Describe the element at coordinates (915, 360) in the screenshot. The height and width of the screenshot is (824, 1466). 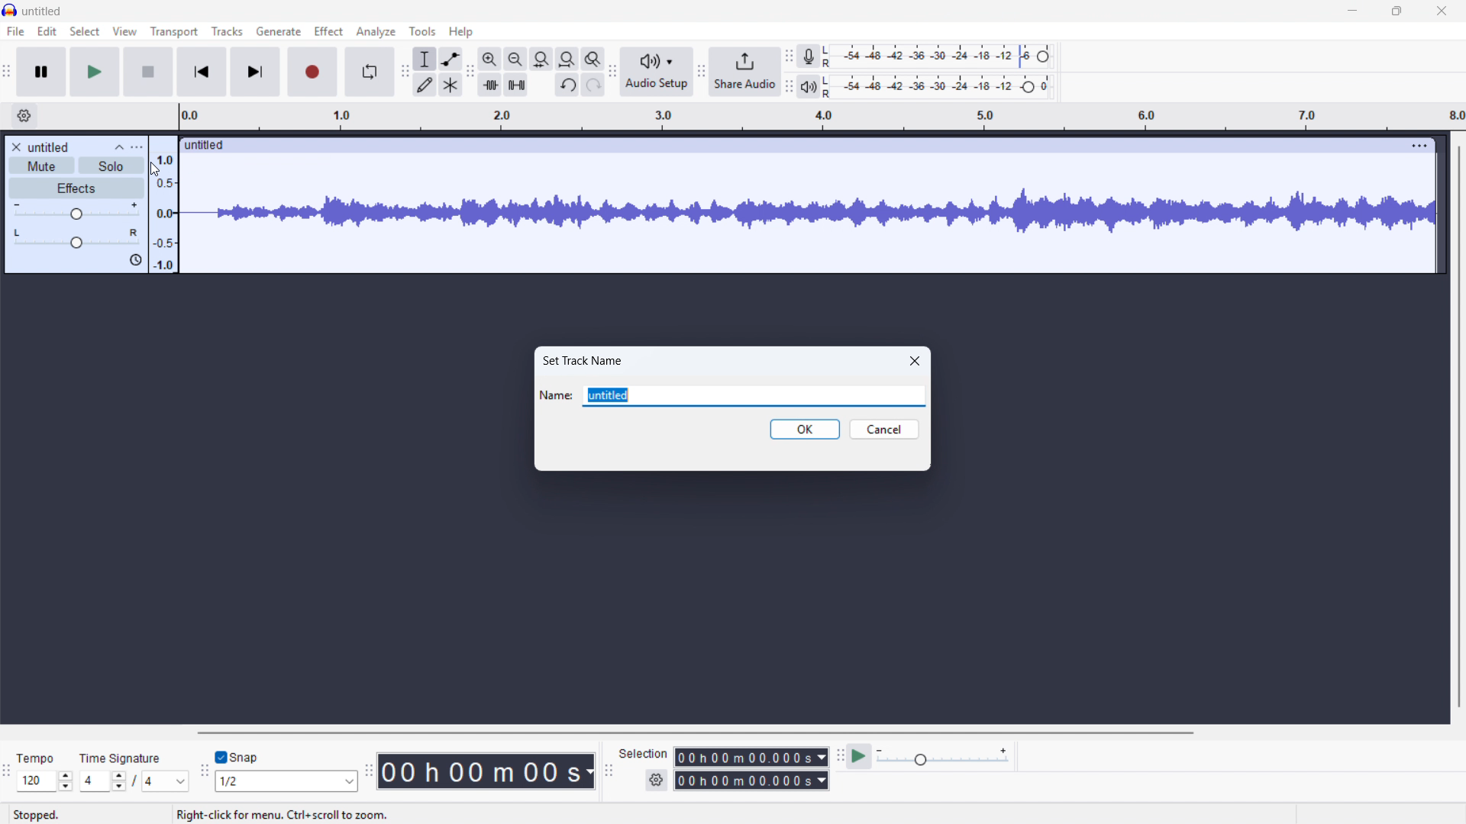
I see `Close` at that location.